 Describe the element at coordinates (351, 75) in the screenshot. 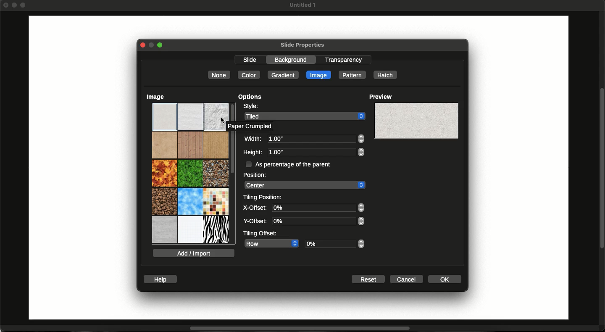

I see `Pattern` at that location.